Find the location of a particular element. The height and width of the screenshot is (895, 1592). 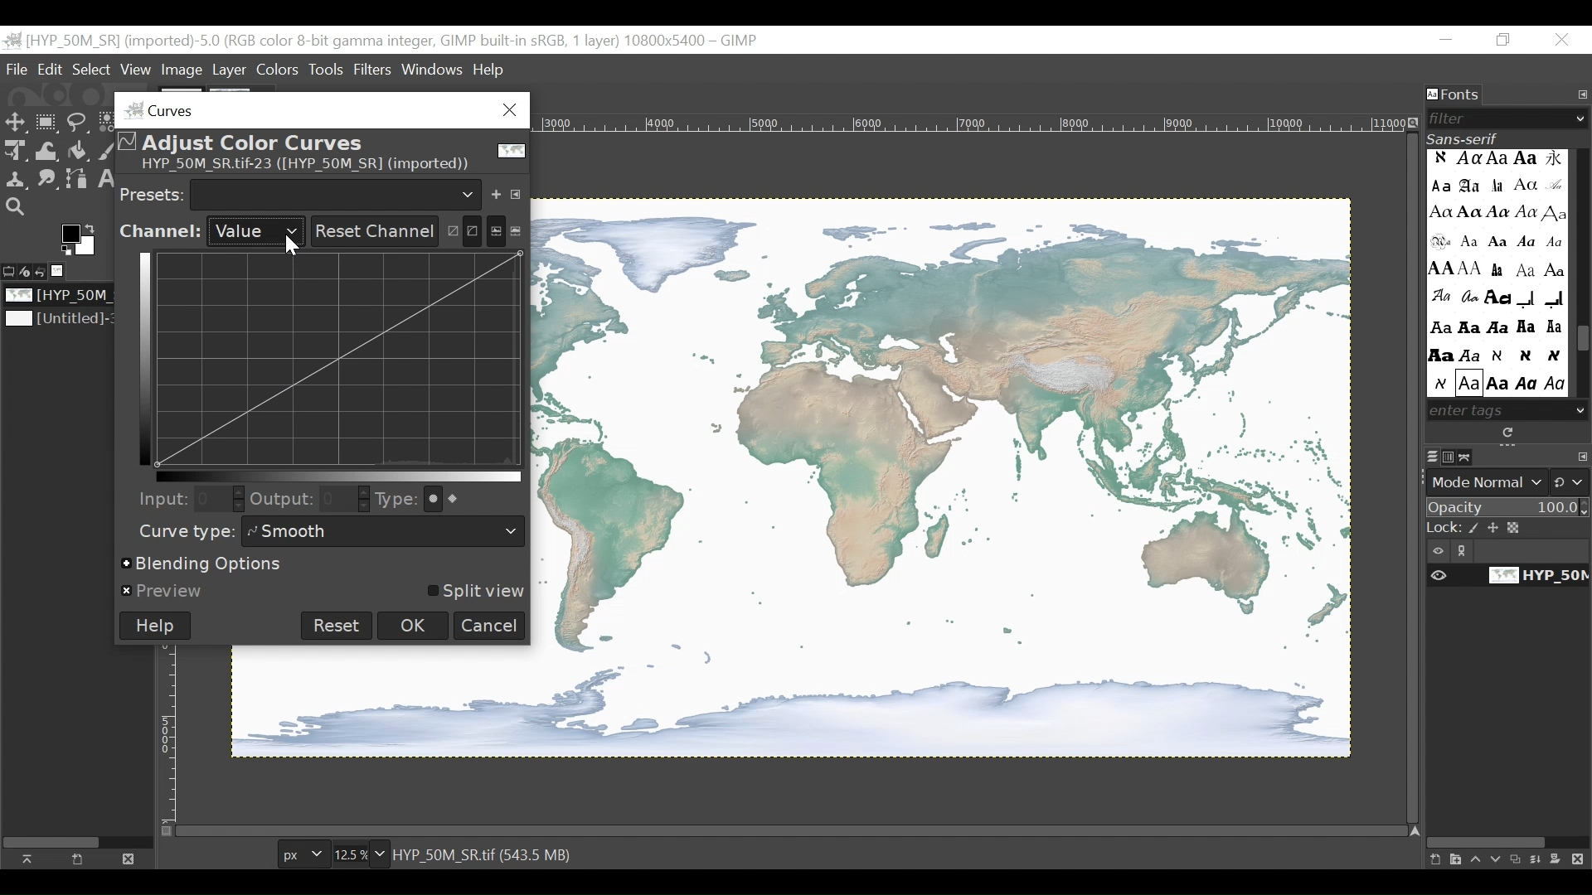

Filter is located at coordinates (1501, 119).